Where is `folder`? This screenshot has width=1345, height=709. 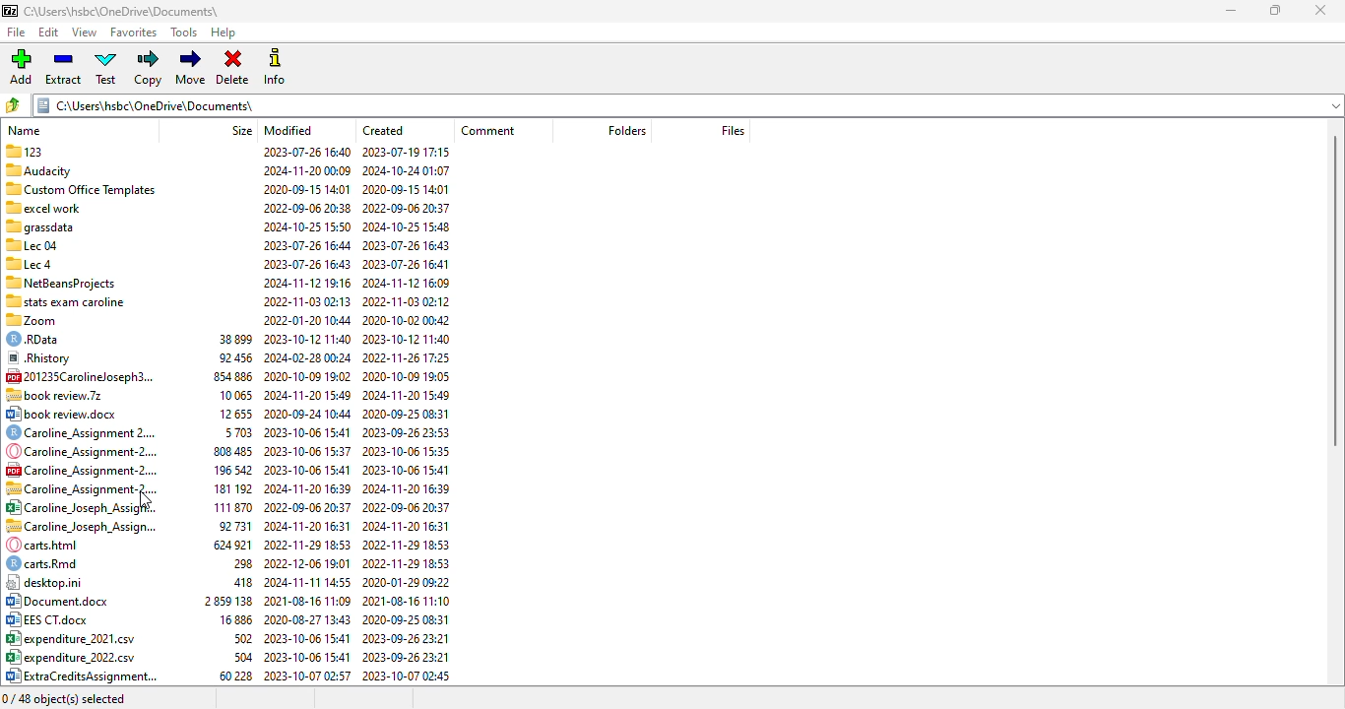 folder is located at coordinates (121, 11).